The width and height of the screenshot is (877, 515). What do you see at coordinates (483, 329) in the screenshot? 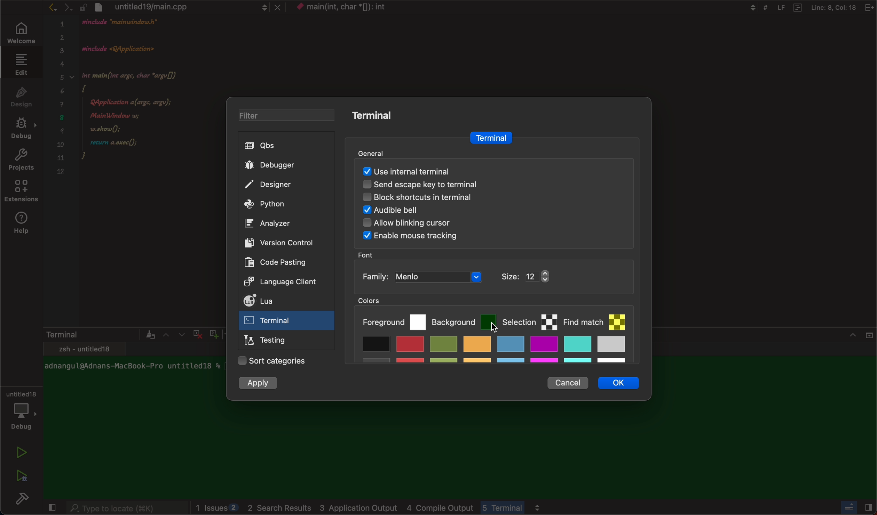
I see `cursor` at bounding box center [483, 329].